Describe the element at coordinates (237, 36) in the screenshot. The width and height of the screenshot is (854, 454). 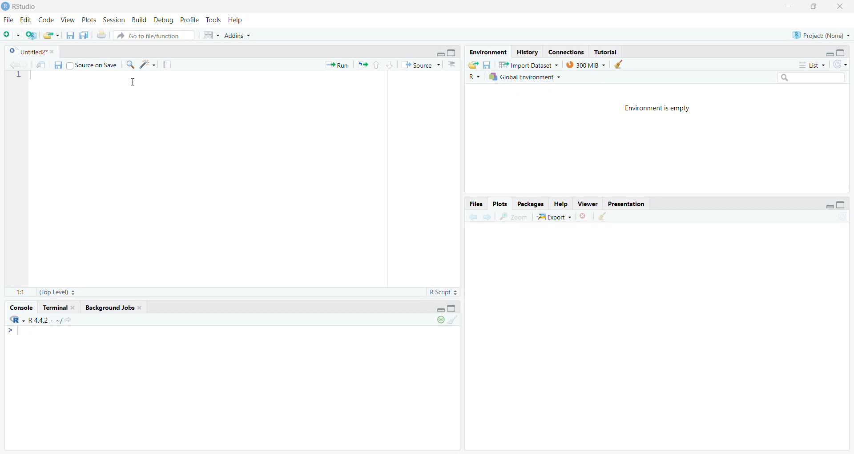
I see `Addins ` at that location.